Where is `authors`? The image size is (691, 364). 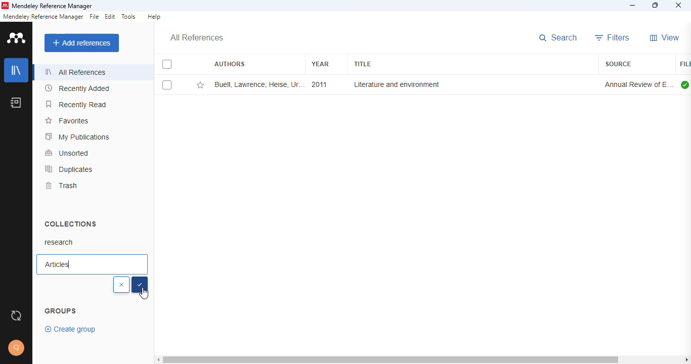
authors is located at coordinates (229, 63).